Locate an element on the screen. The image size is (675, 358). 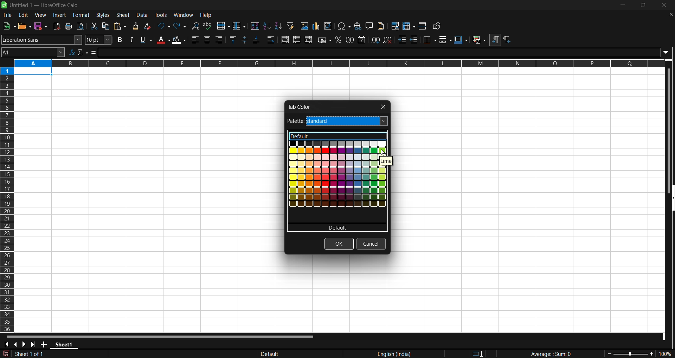
print is located at coordinates (69, 26).